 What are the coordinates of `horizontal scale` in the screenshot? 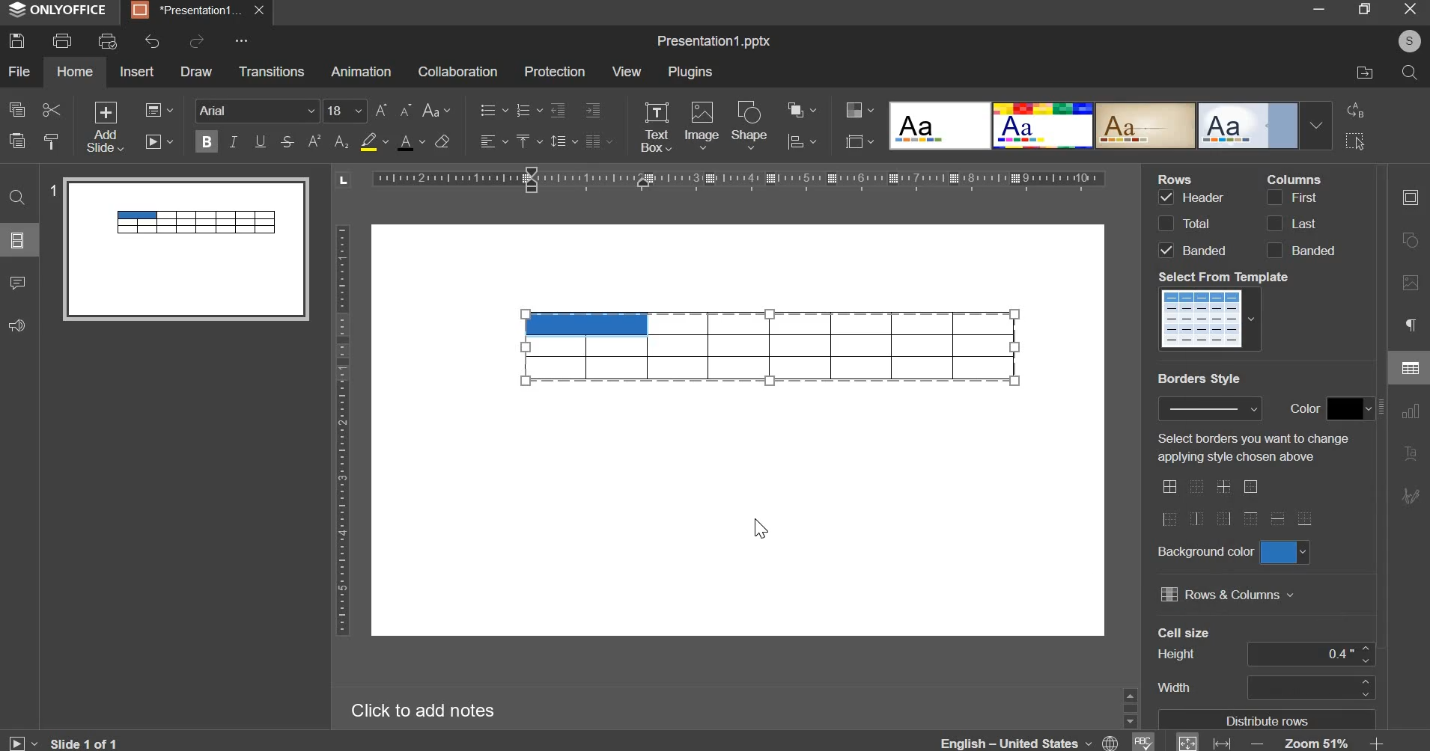 It's located at (737, 178).